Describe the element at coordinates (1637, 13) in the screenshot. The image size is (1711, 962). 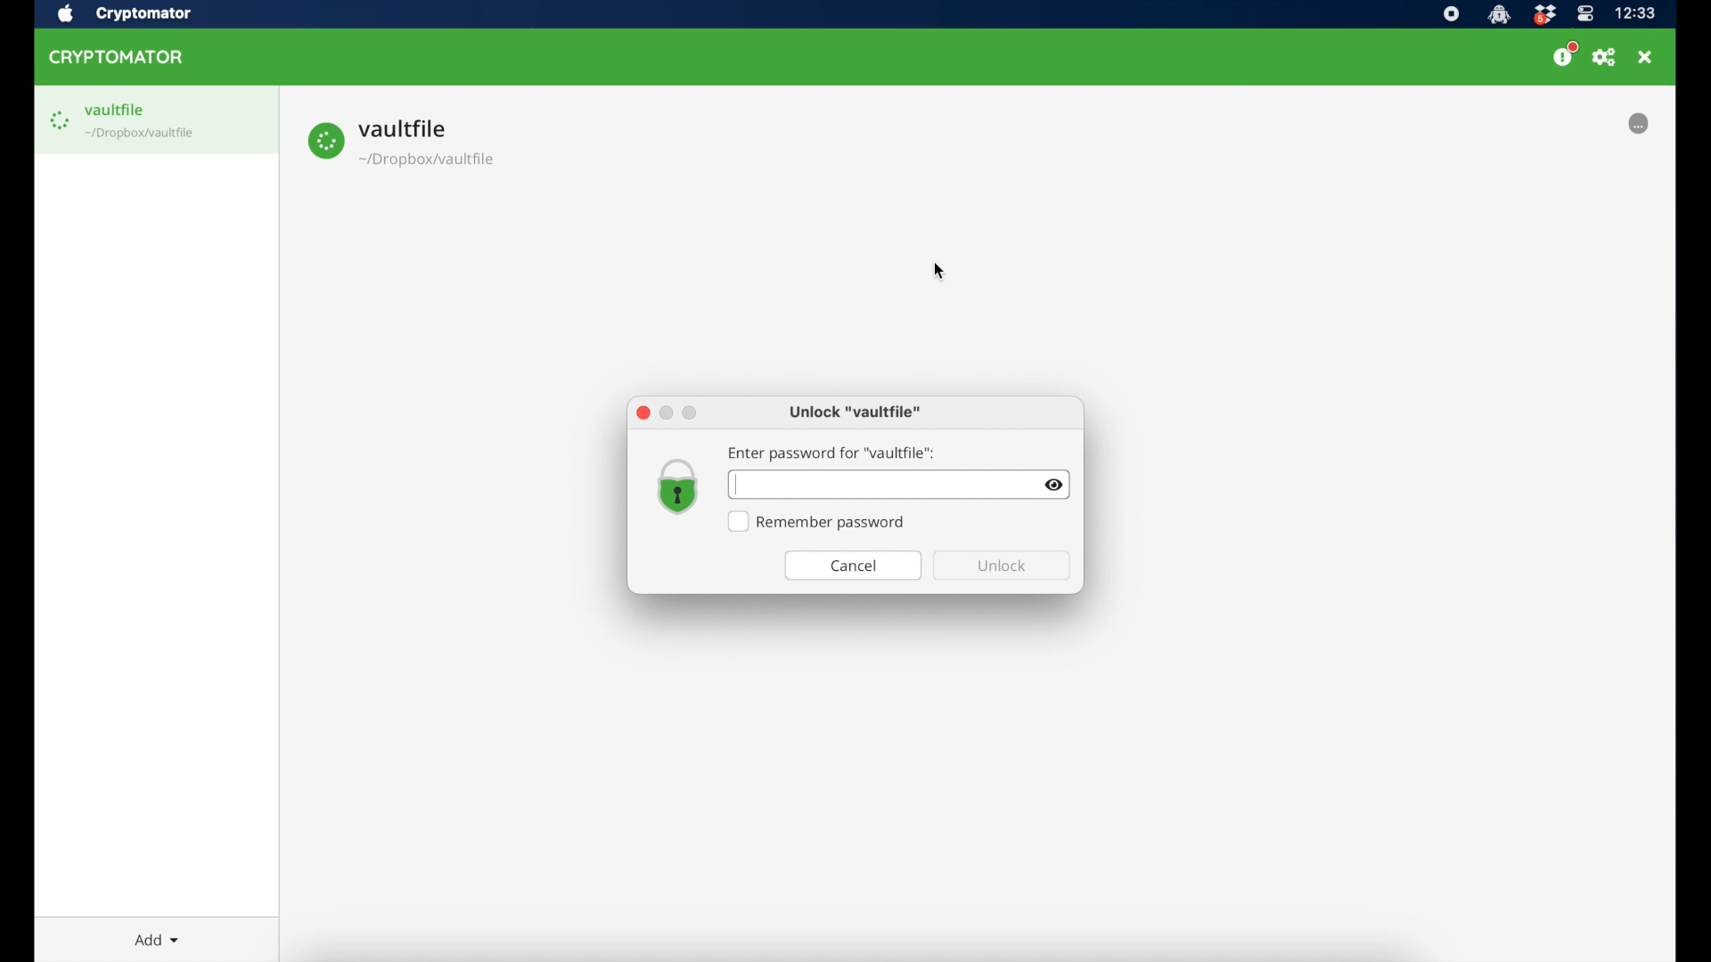
I see `time` at that location.